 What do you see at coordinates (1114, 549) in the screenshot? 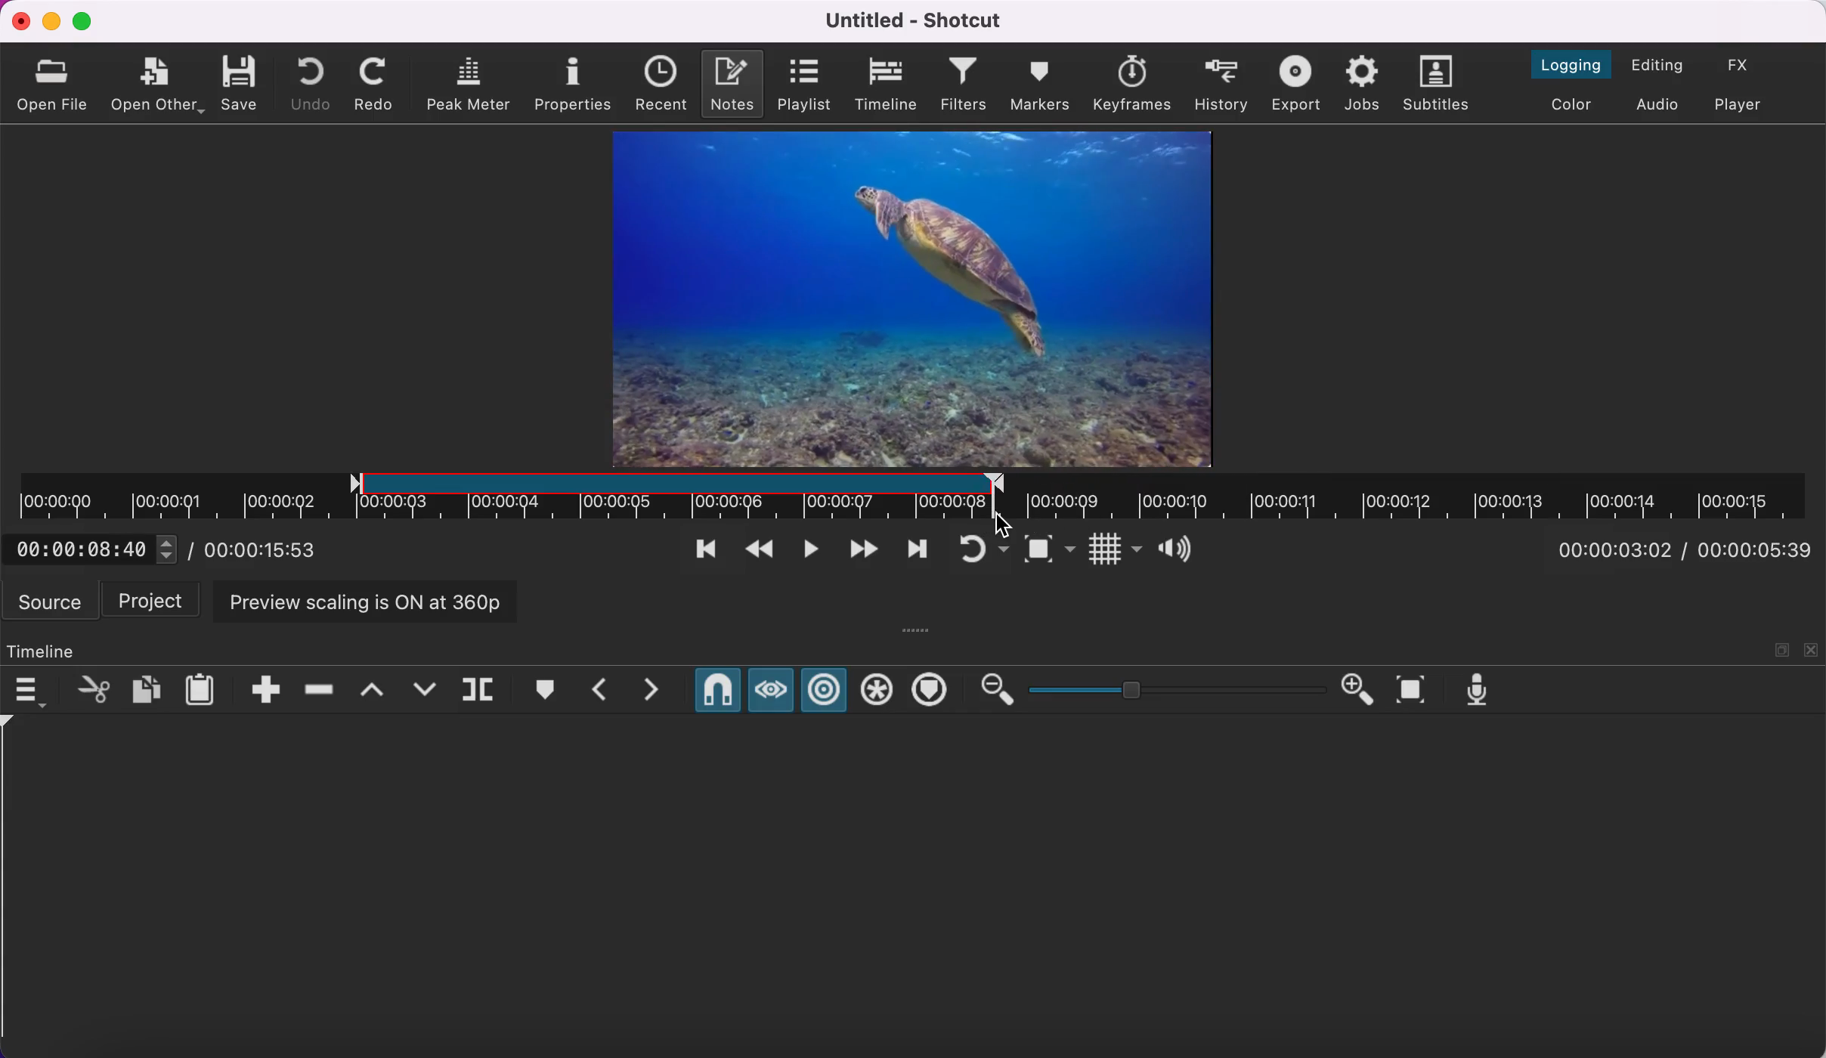
I see `` at bounding box center [1114, 549].